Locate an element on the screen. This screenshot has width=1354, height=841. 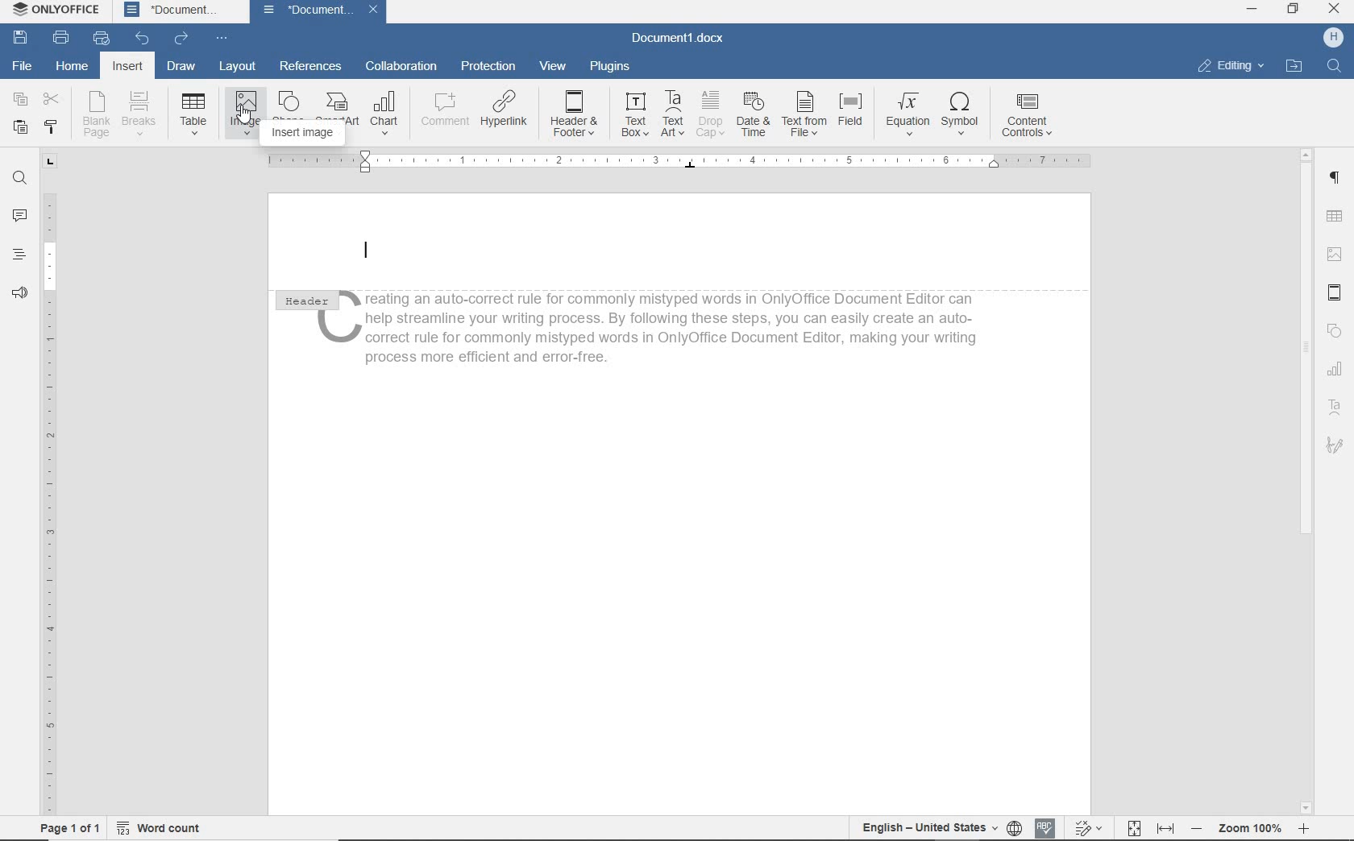
TEXT FROM FILE is located at coordinates (804, 117).